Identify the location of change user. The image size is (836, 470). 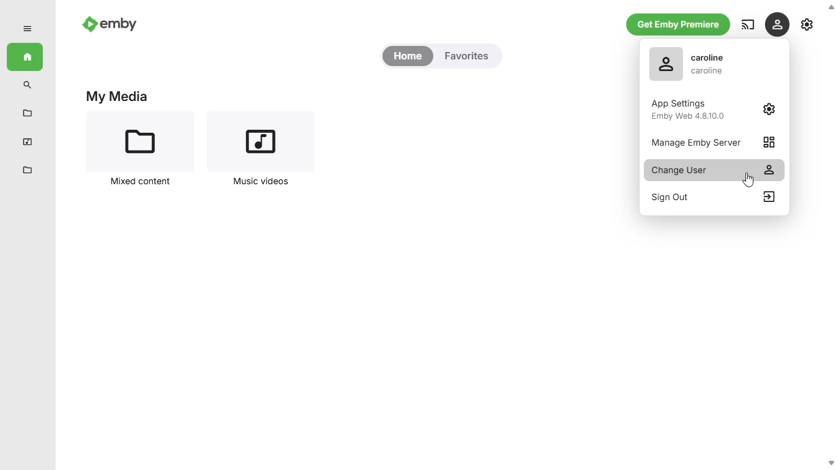
(715, 170).